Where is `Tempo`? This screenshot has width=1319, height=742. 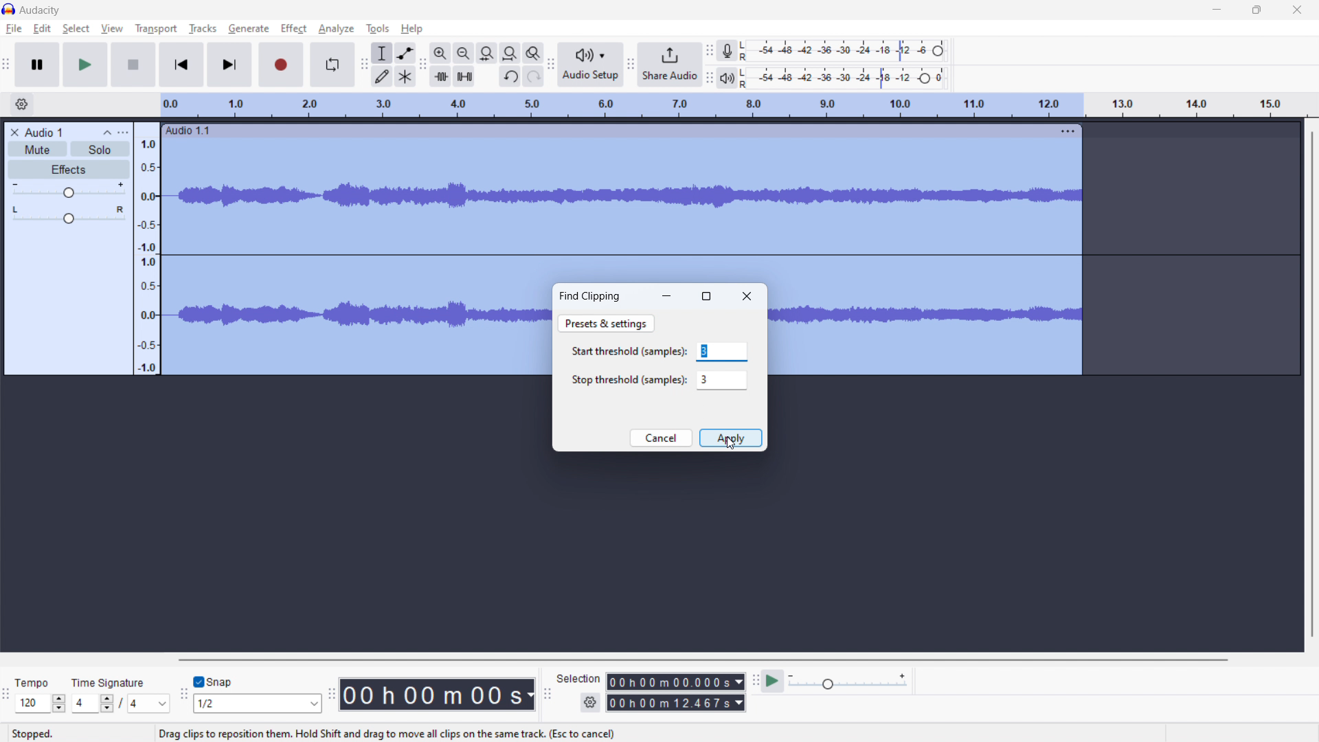 Tempo is located at coordinates (40, 678).